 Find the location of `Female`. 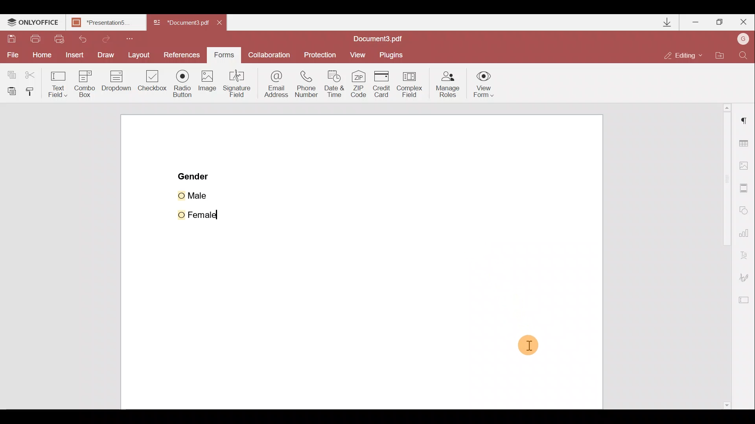

Female is located at coordinates (202, 213).